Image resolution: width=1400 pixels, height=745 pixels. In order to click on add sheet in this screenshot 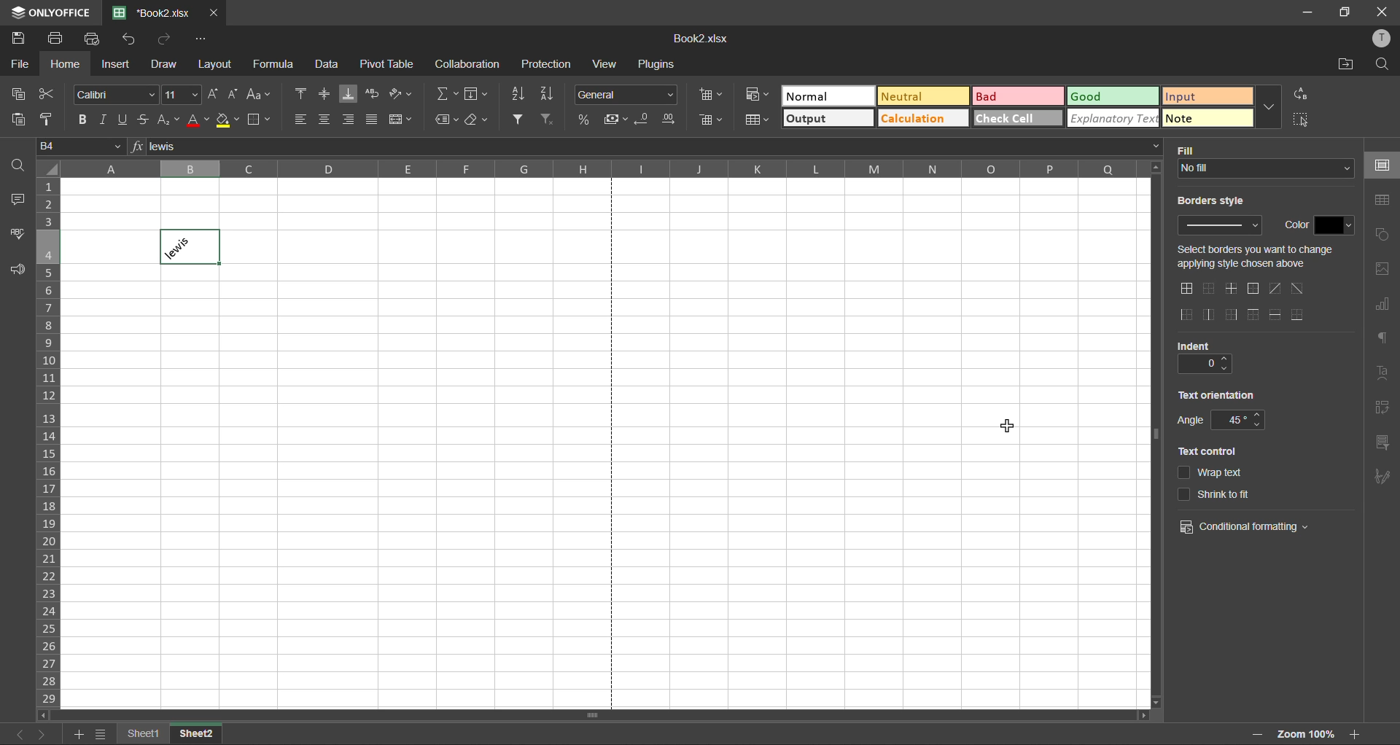, I will do `click(78, 733)`.